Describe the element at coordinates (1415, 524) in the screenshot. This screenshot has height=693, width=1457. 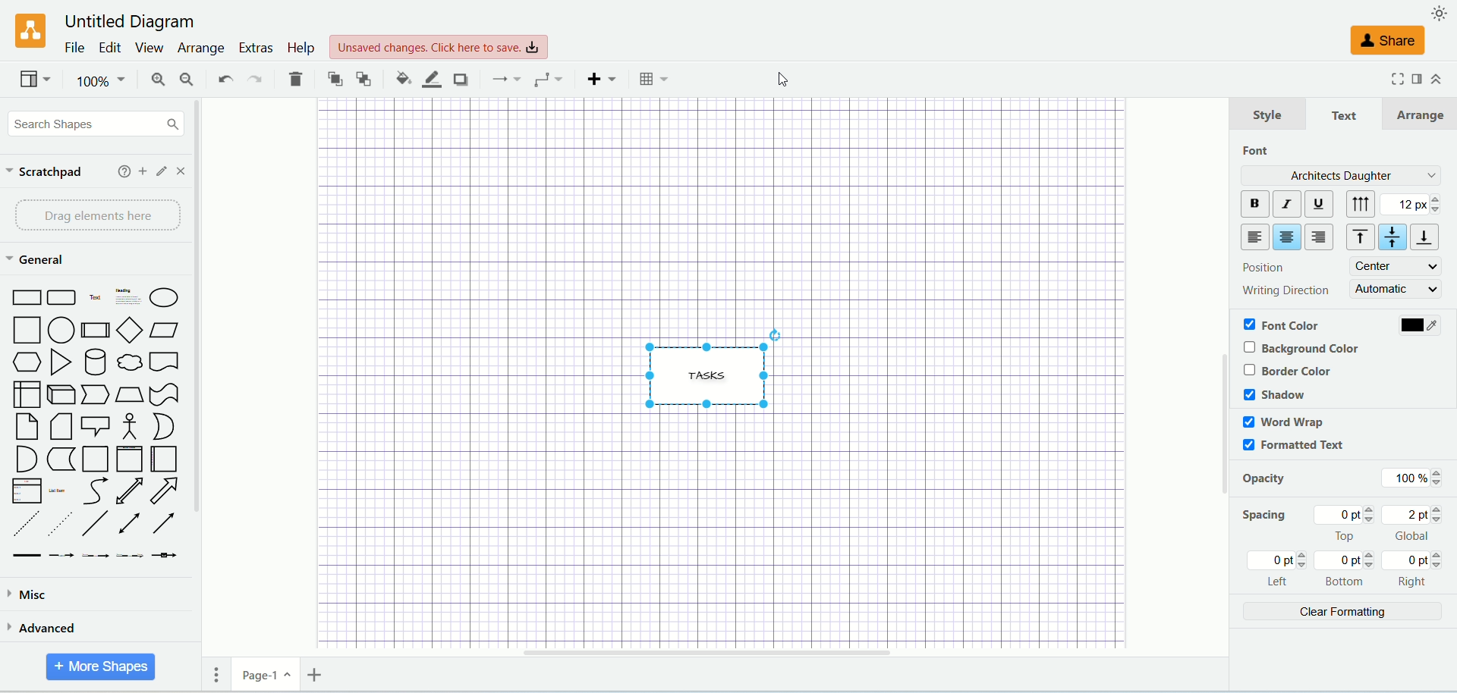
I see `global` at that location.